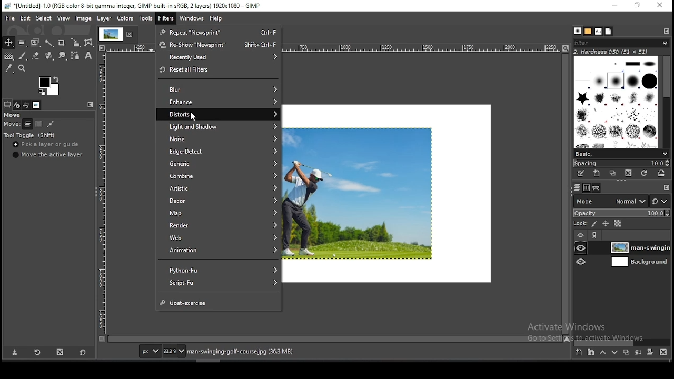  I want to click on paths tool, so click(74, 55).